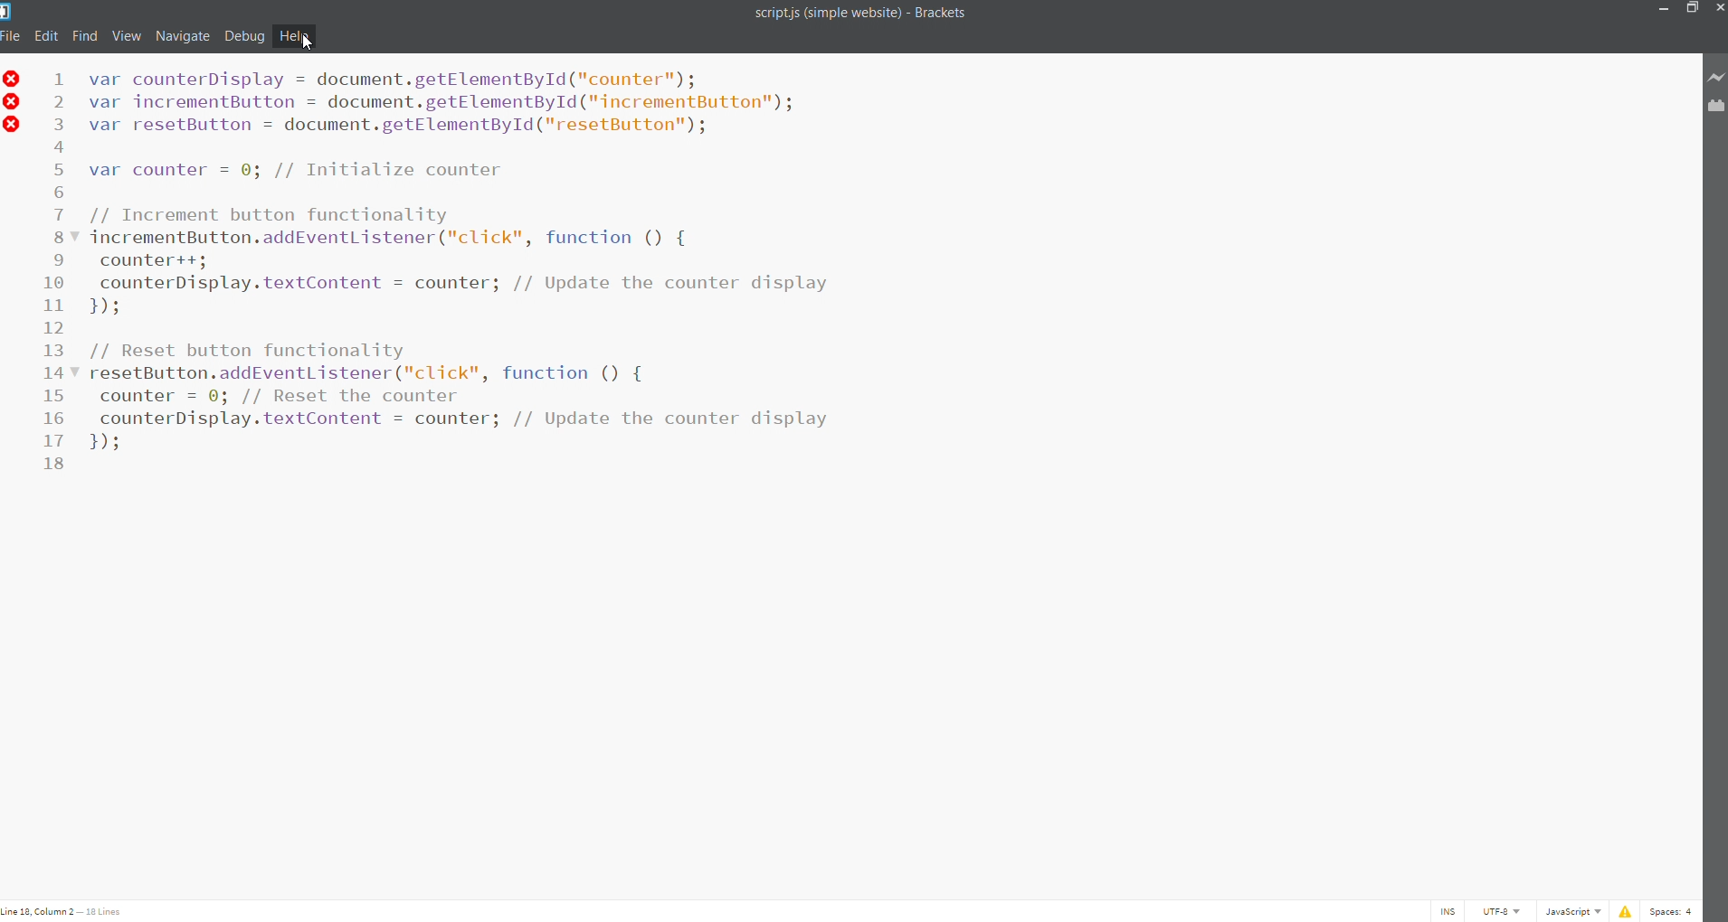 The image size is (1728, 922). I want to click on navigate, so click(184, 34).